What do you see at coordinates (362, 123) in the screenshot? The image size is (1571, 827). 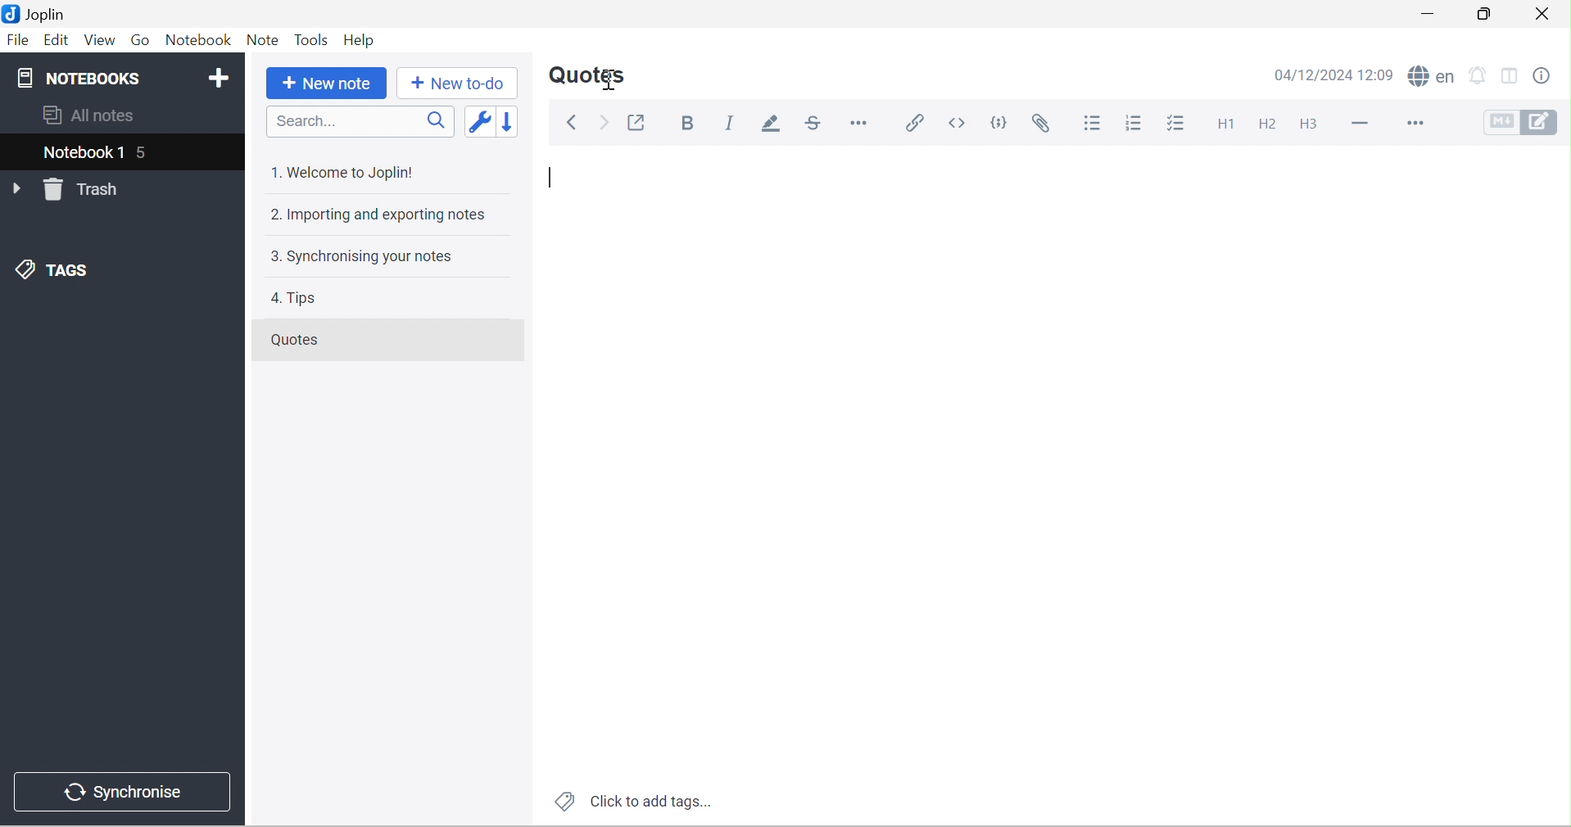 I see `Search` at bounding box center [362, 123].